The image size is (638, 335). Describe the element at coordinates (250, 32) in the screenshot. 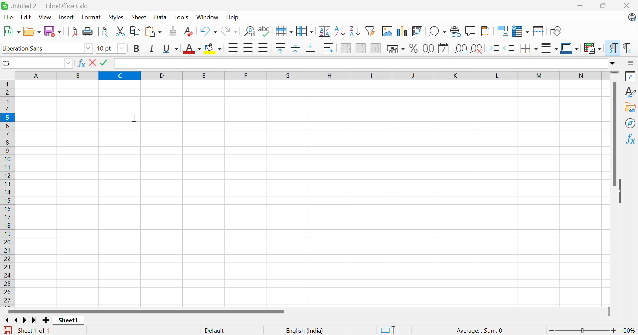

I see `Find and replace` at that location.